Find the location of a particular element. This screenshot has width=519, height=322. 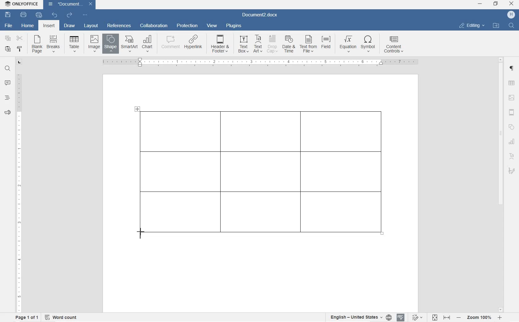

DATE & TIME is located at coordinates (290, 45).